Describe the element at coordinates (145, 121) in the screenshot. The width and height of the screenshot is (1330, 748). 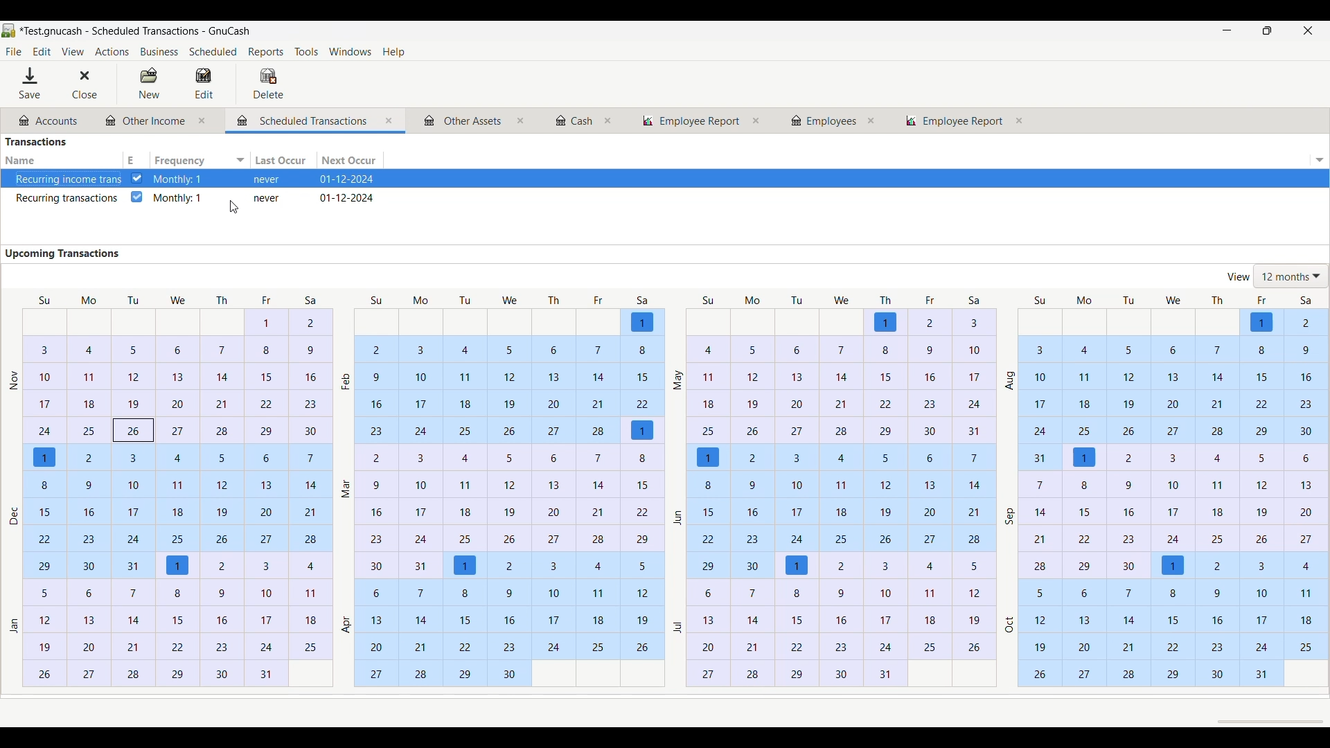
I see `other income` at that location.